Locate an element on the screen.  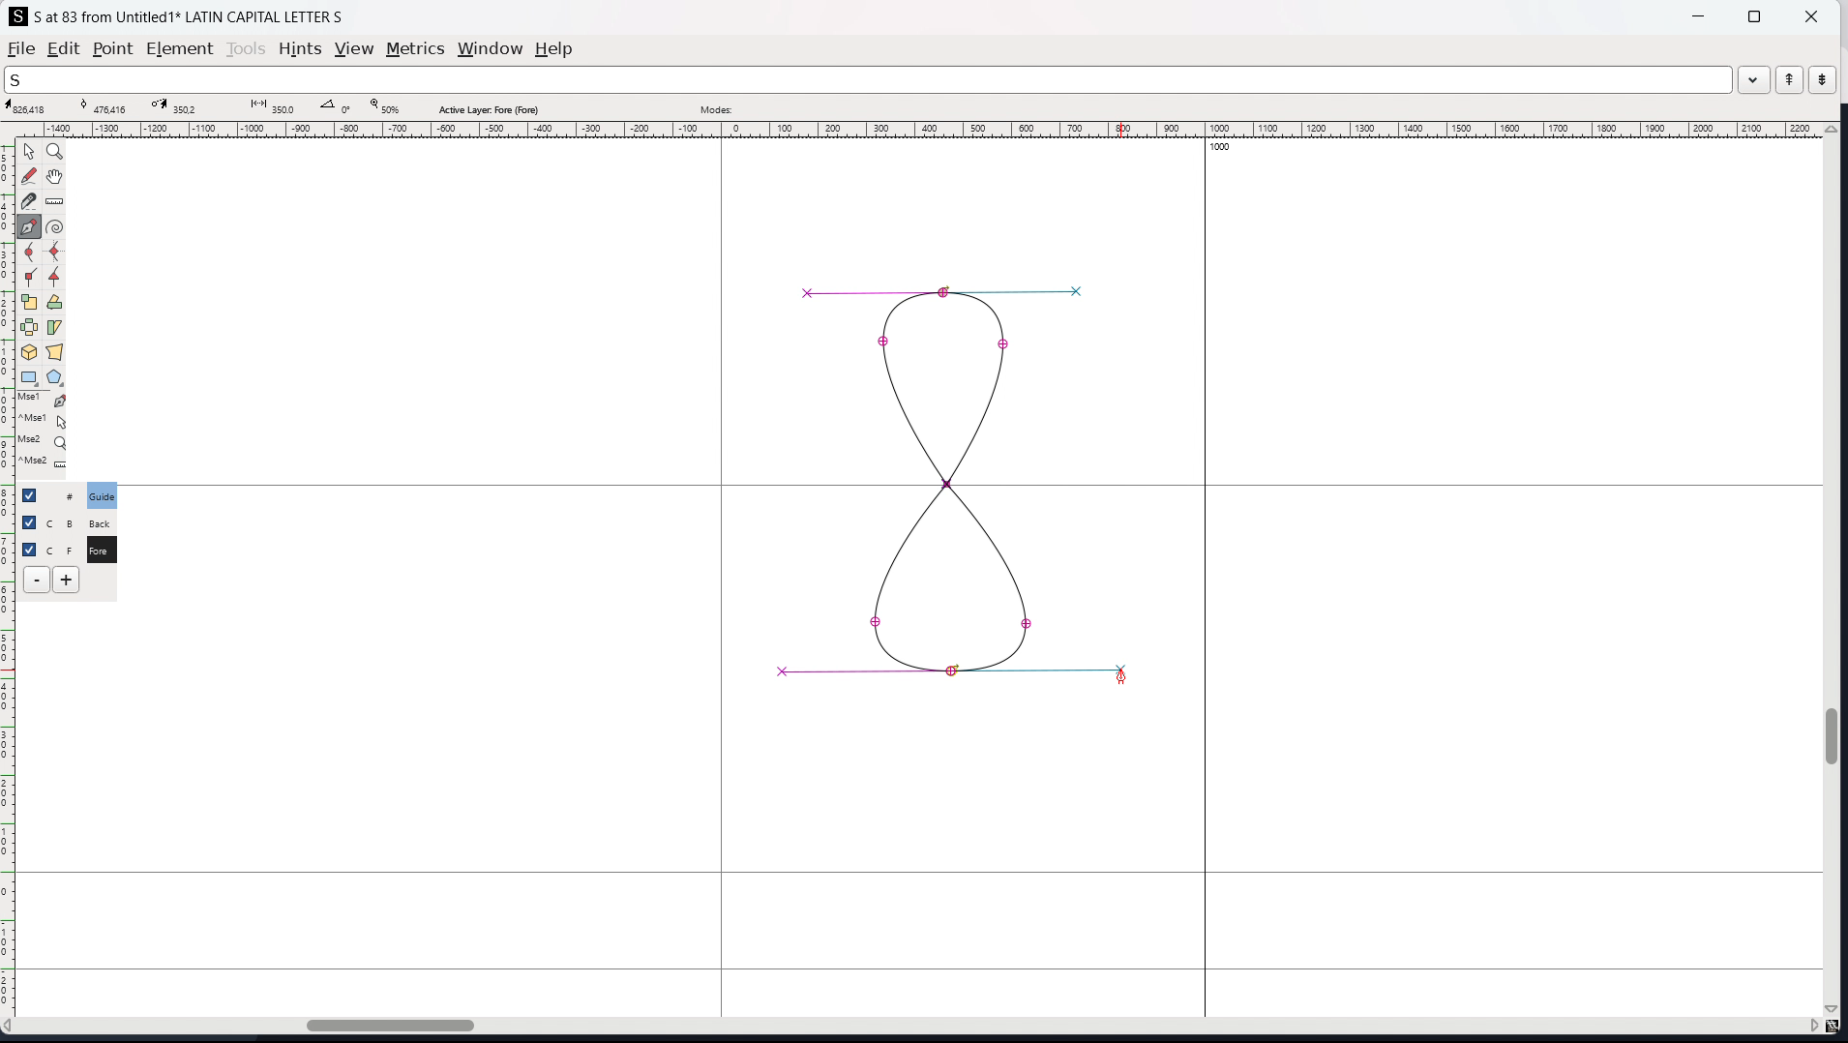
delete layer is located at coordinates (37, 581).